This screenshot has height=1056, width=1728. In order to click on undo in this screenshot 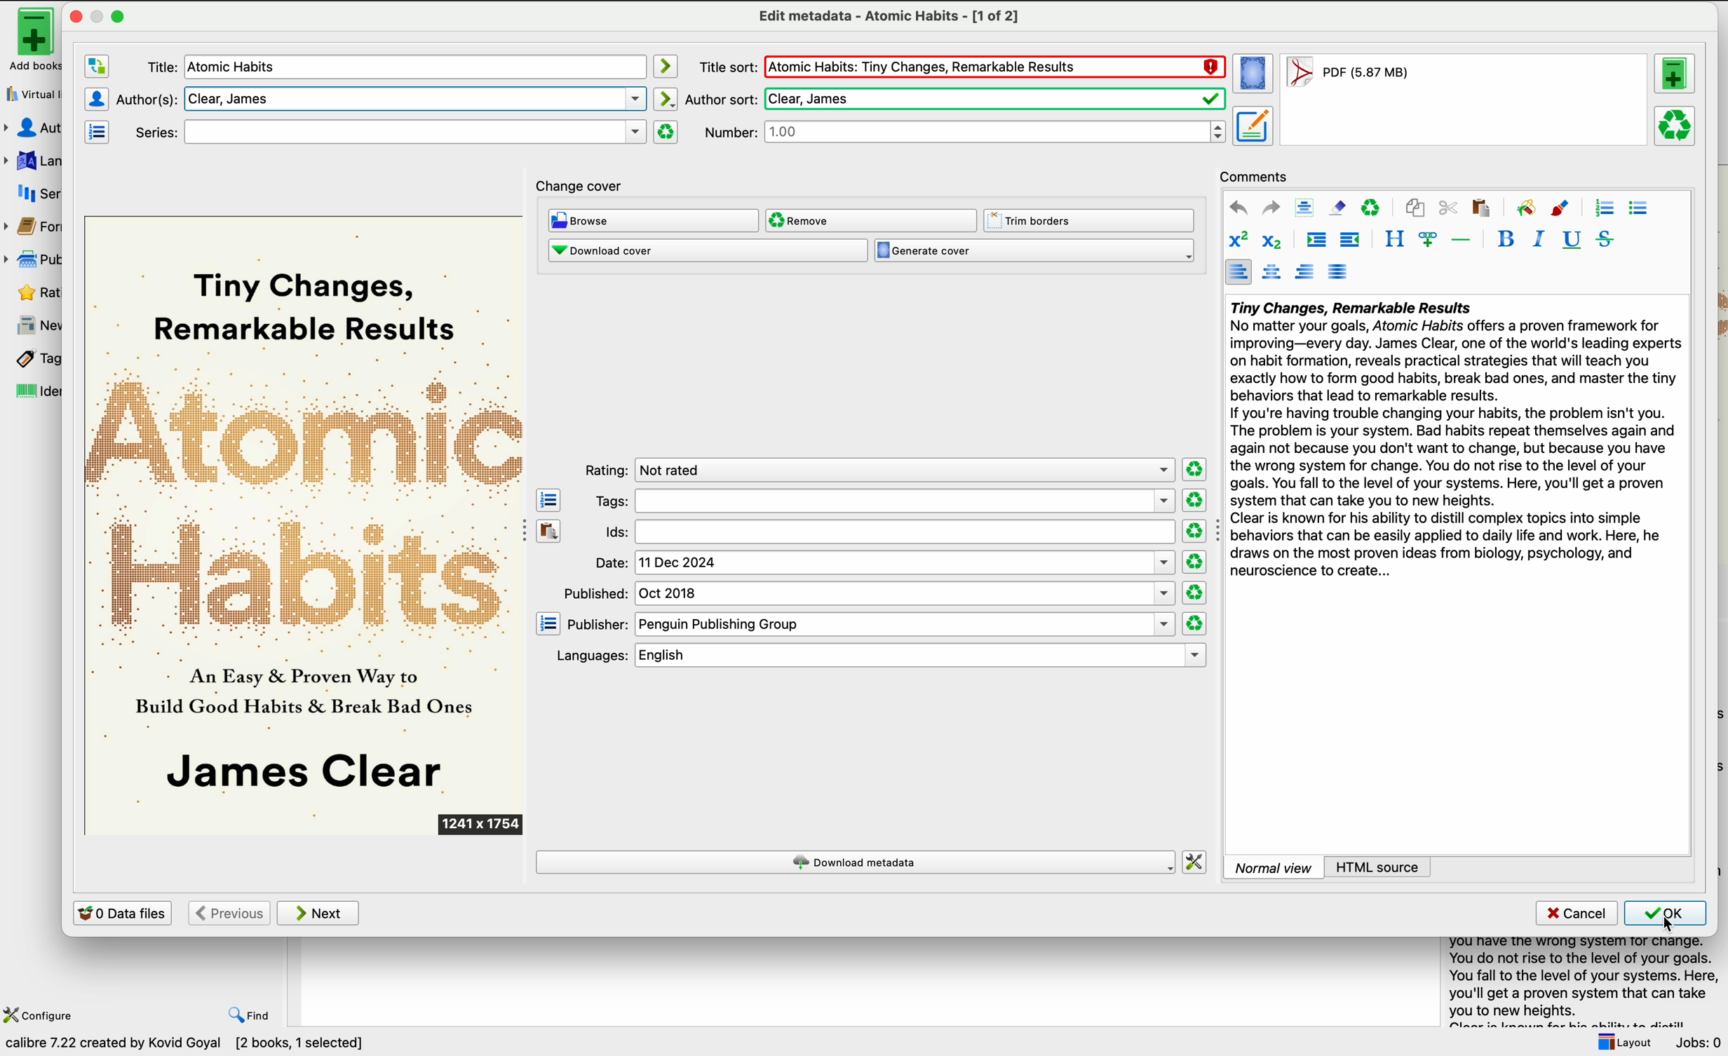, I will do `click(1238, 208)`.